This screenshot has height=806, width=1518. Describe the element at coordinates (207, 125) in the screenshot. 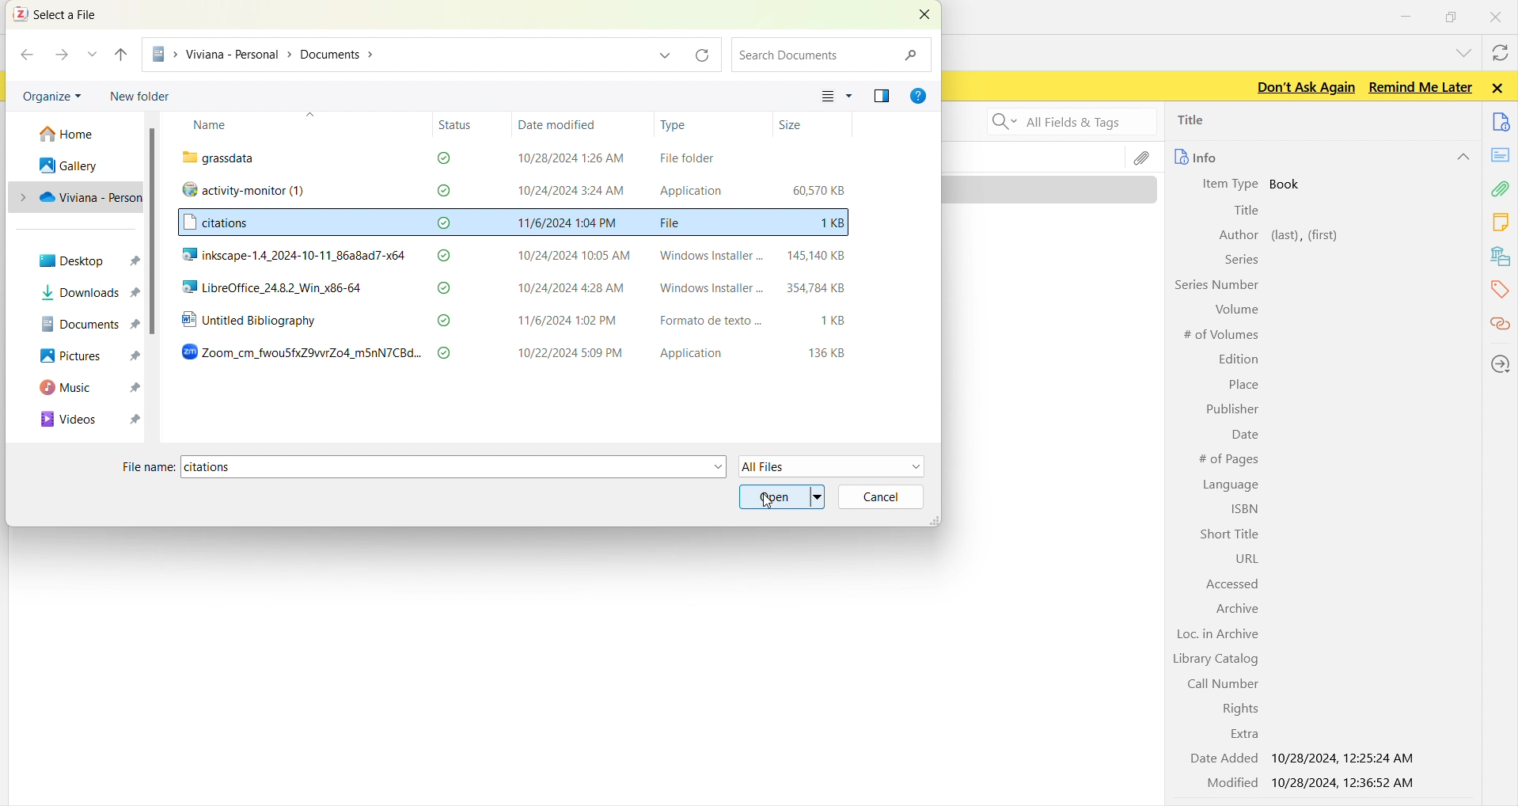

I see `Name` at that location.